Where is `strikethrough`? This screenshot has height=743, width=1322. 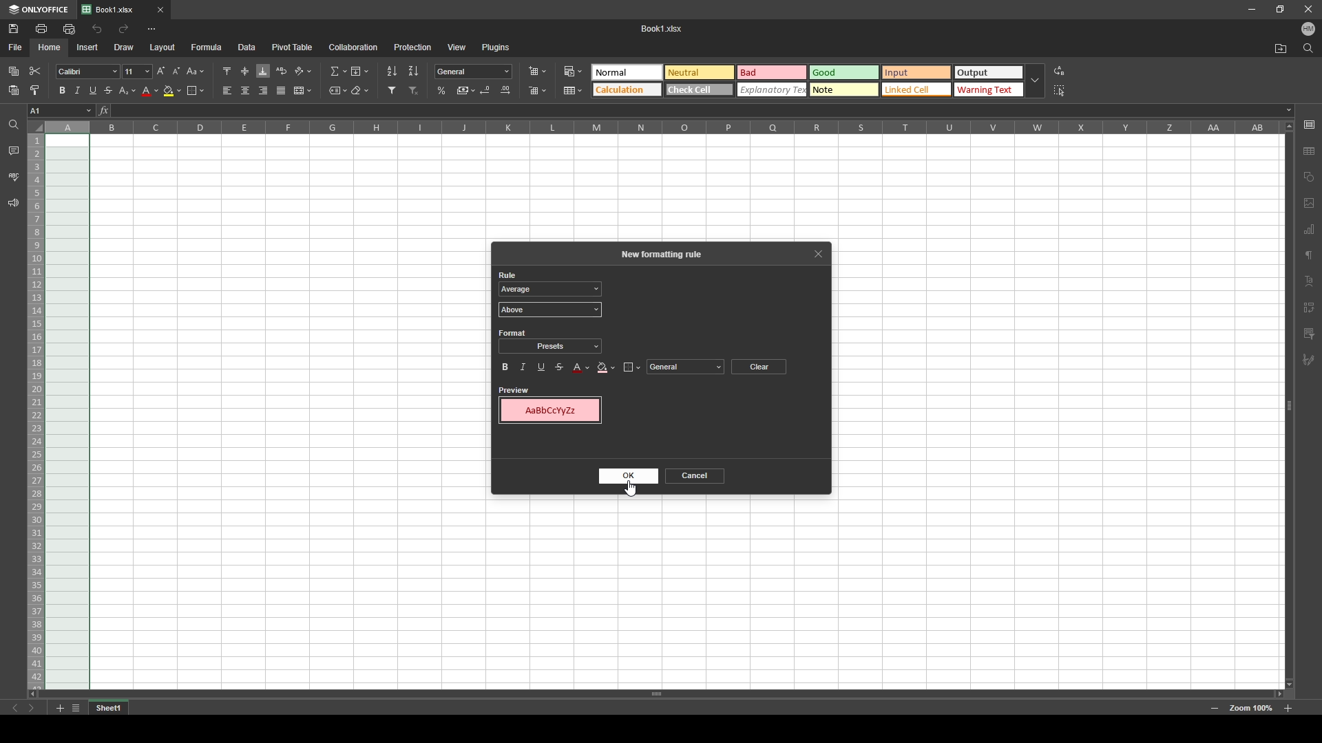 strikethrough is located at coordinates (560, 366).